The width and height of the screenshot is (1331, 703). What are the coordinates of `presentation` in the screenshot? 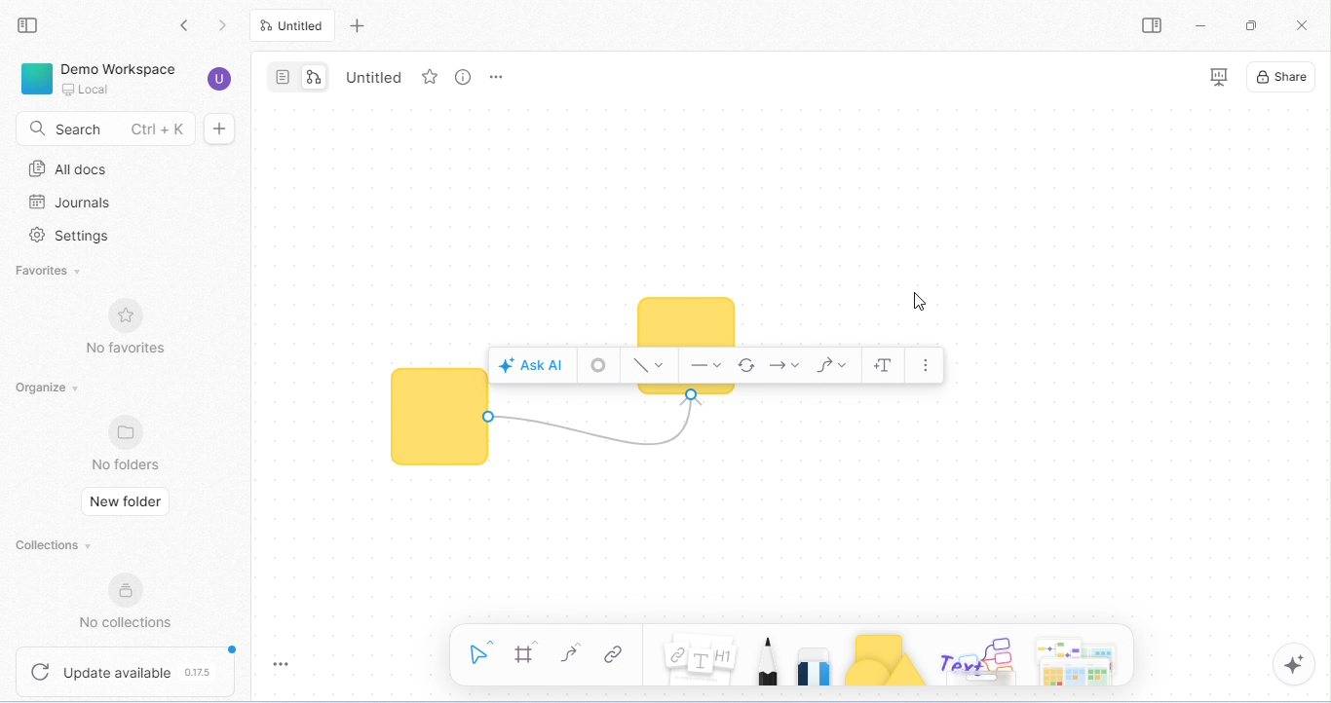 It's located at (1220, 78).